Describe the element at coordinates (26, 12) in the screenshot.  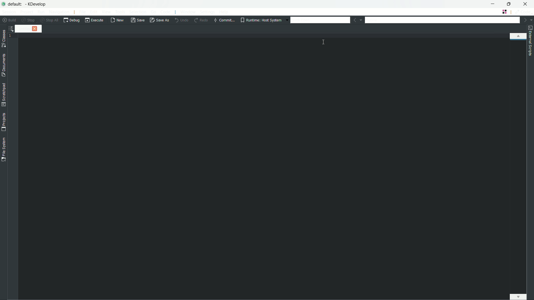
I see `project` at that location.